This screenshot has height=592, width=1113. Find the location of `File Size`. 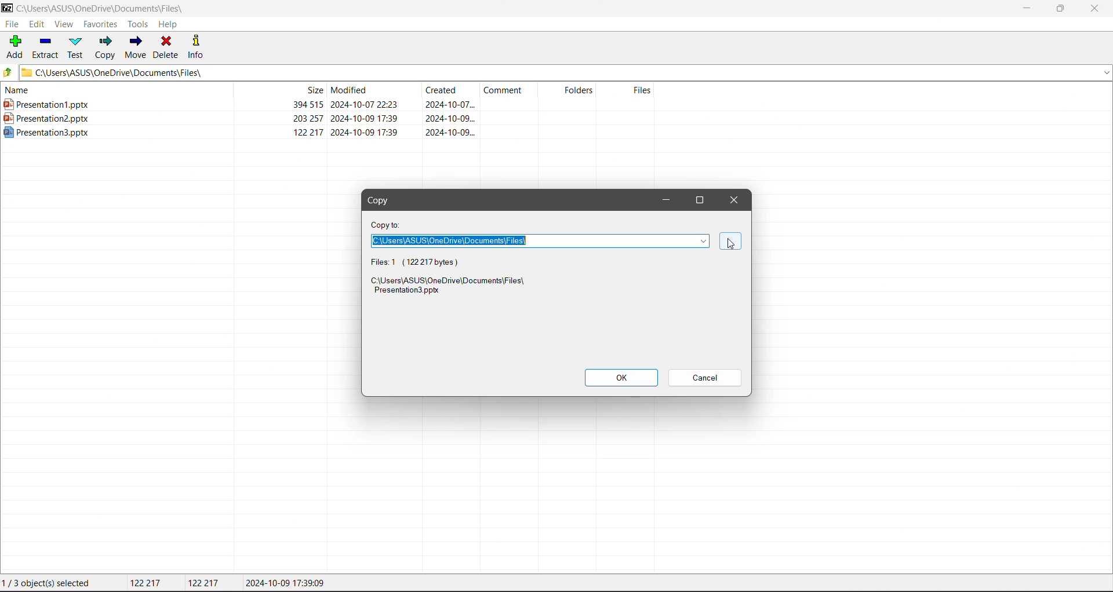

File Size is located at coordinates (278, 90).